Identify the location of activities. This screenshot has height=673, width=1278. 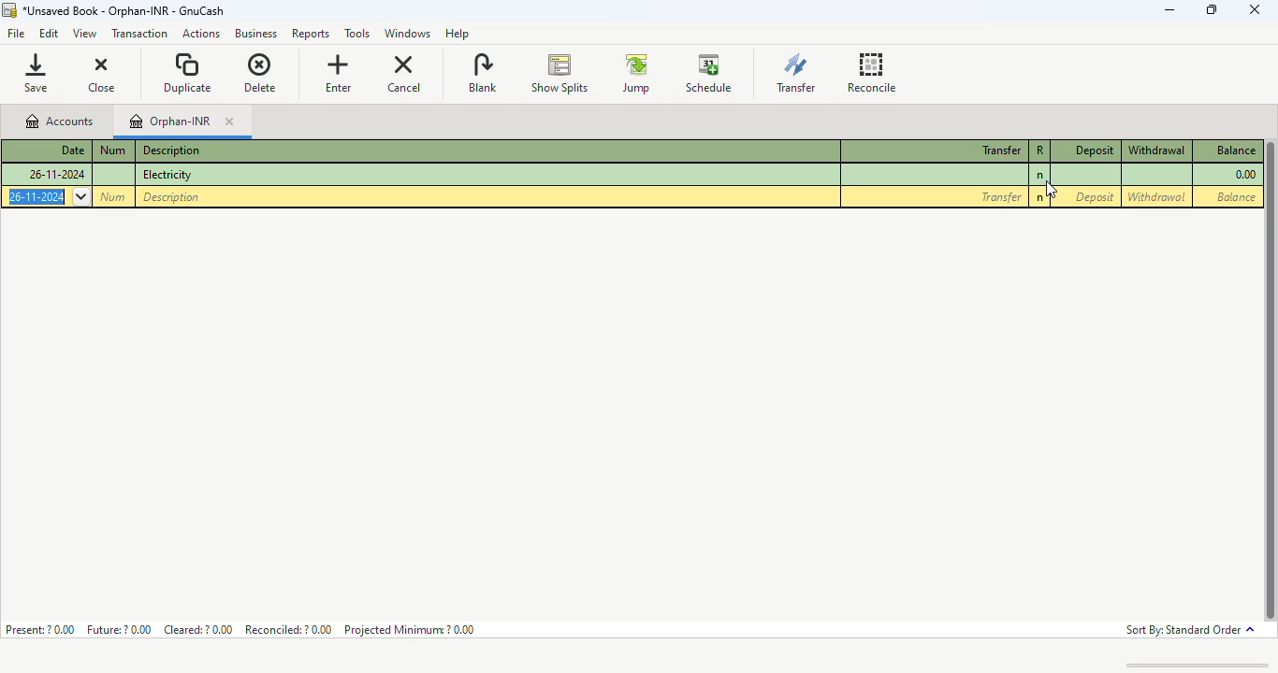
(201, 35).